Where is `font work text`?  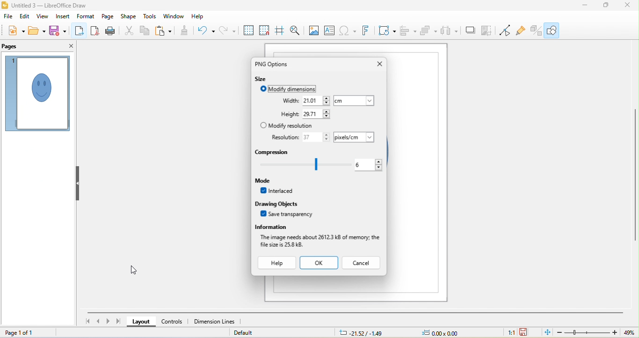 font work text is located at coordinates (365, 31).